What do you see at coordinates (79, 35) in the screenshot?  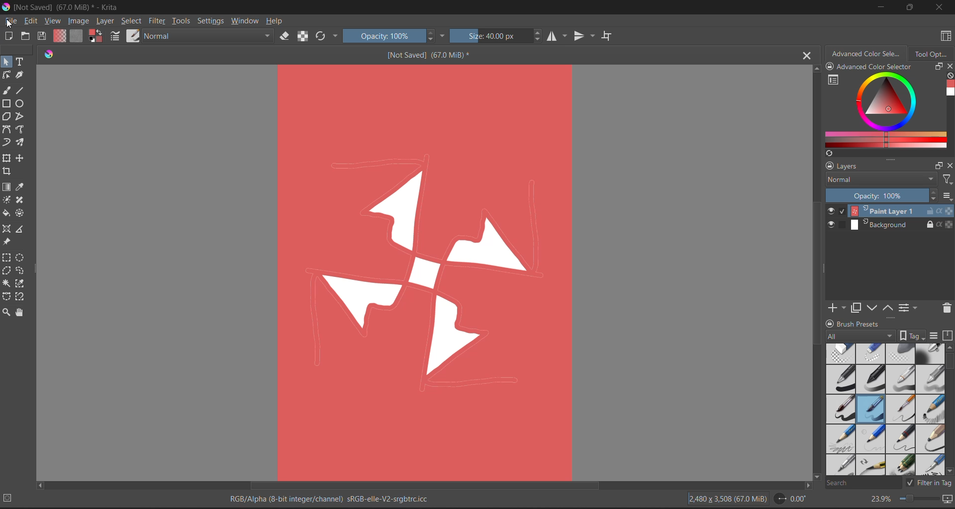 I see `fill patterns` at bounding box center [79, 35].